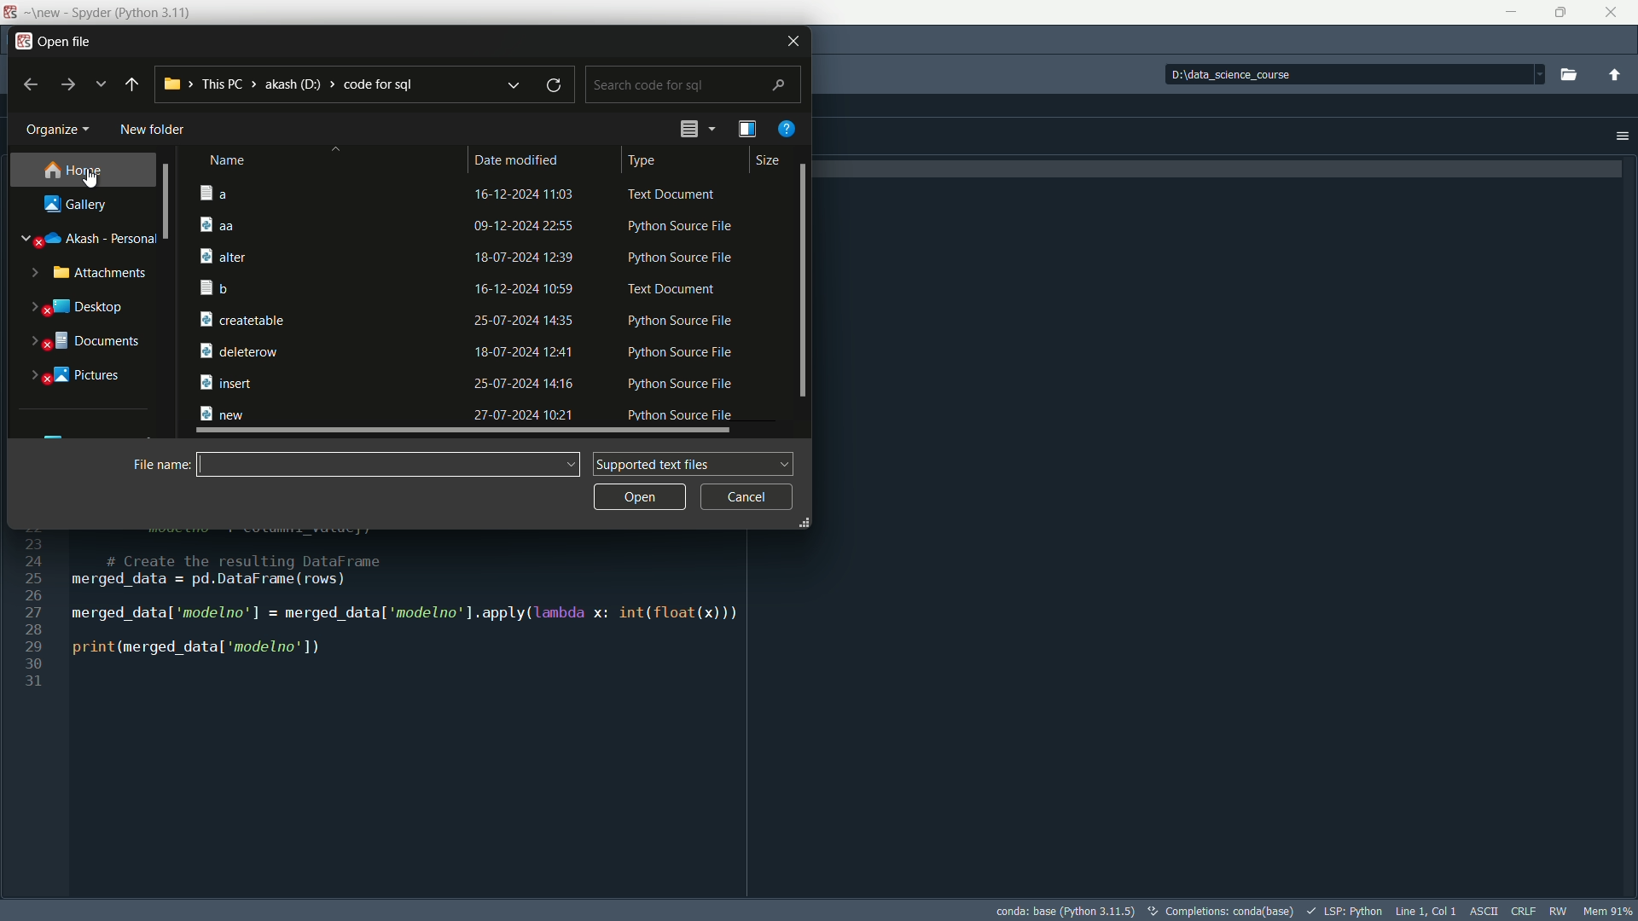  Describe the element at coordinates (469, 432) in the screenshot. I see `scroll bar` at that location.